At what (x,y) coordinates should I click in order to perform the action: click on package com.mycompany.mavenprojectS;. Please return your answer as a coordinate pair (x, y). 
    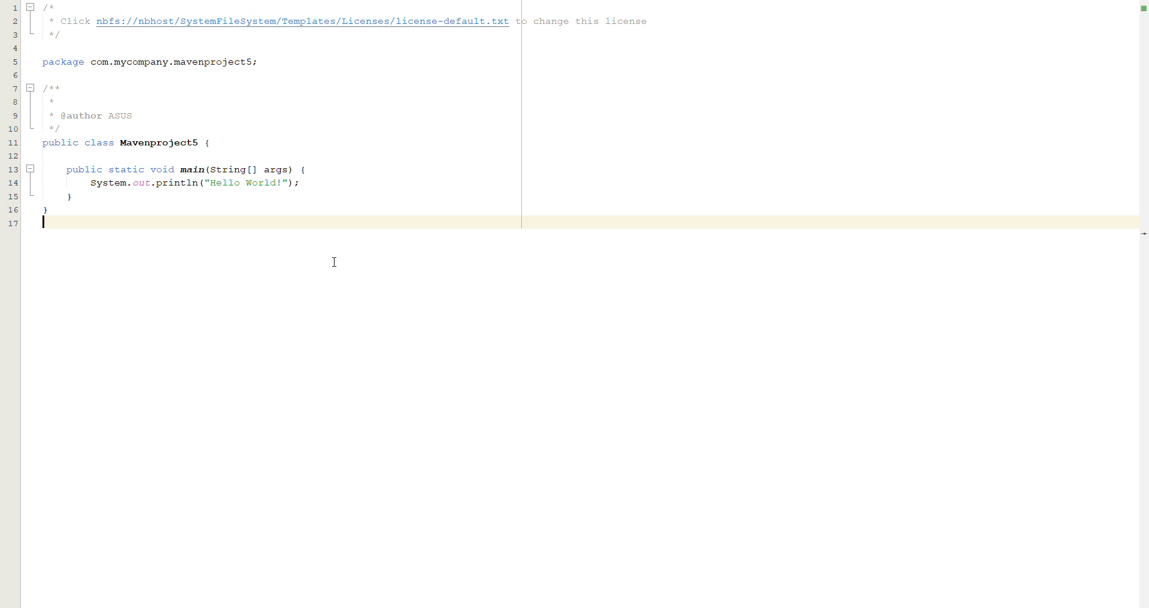
    Looking at the image, I should click on (153, 63).